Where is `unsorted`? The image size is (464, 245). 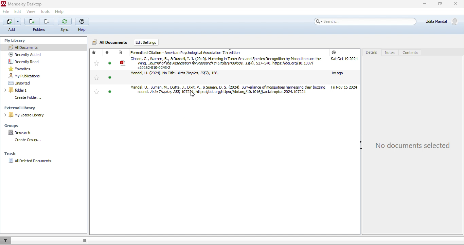 unsorted is located at coordinates (35, 83).